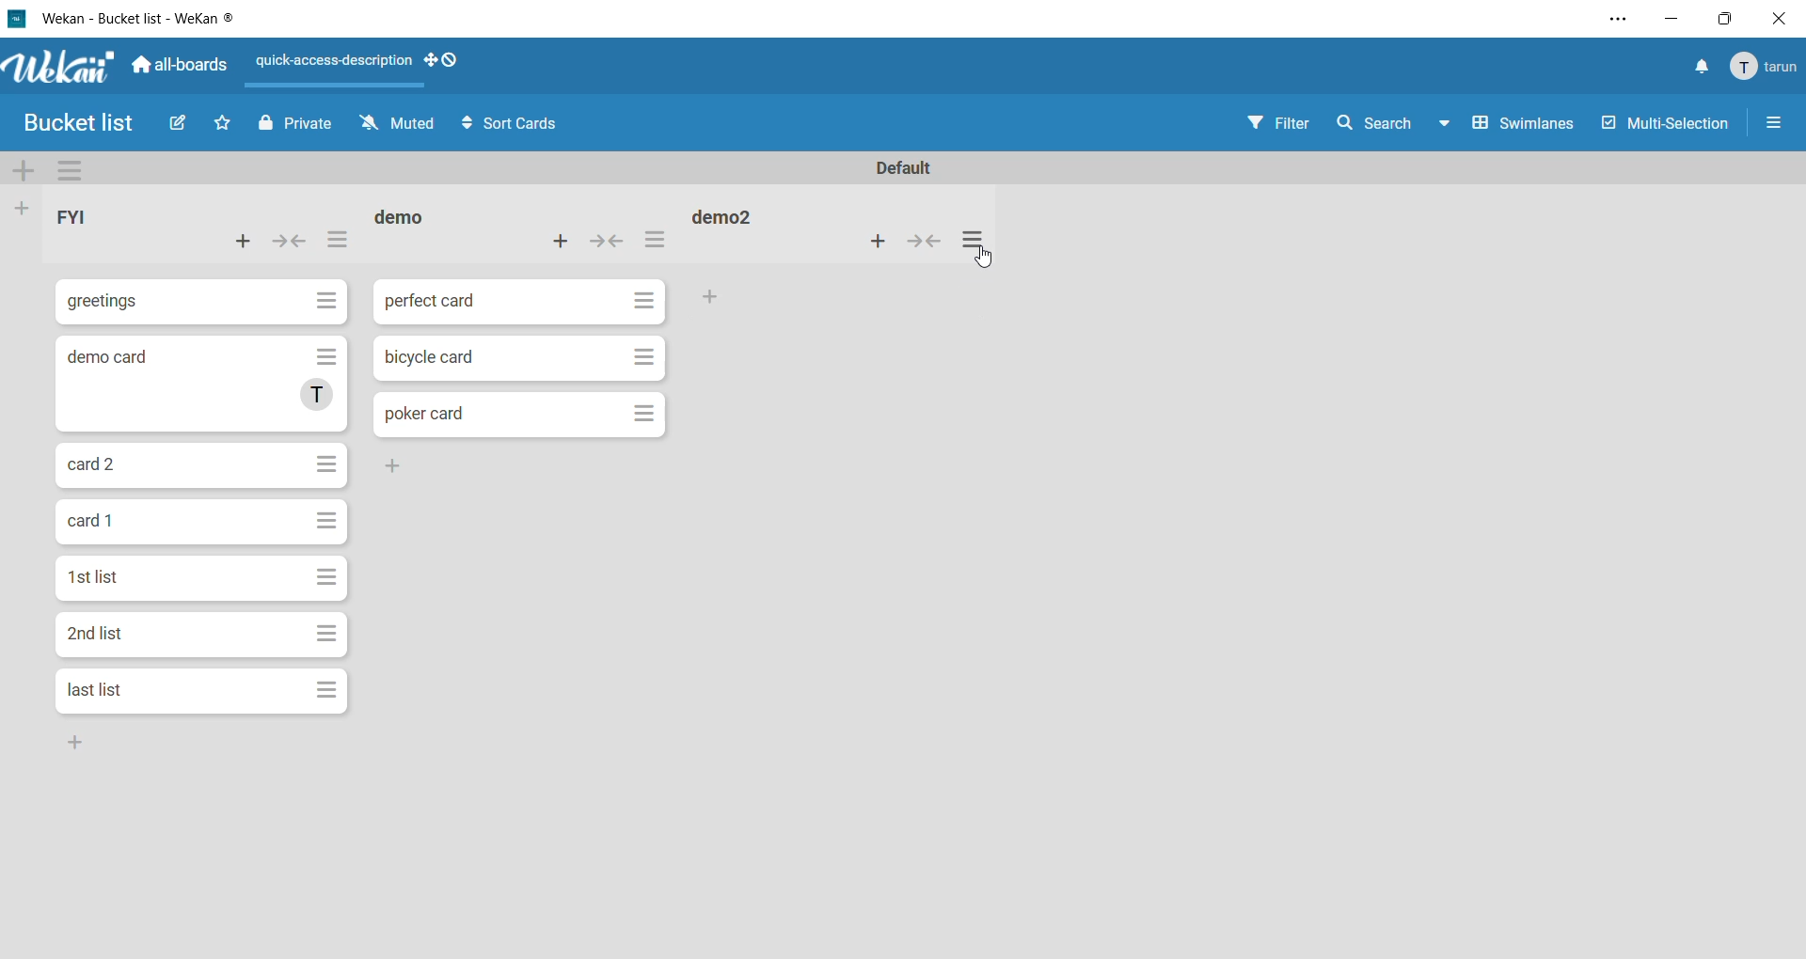 This screenshot has width=1806, height=959. I want to click on cards, so click(207, 636).